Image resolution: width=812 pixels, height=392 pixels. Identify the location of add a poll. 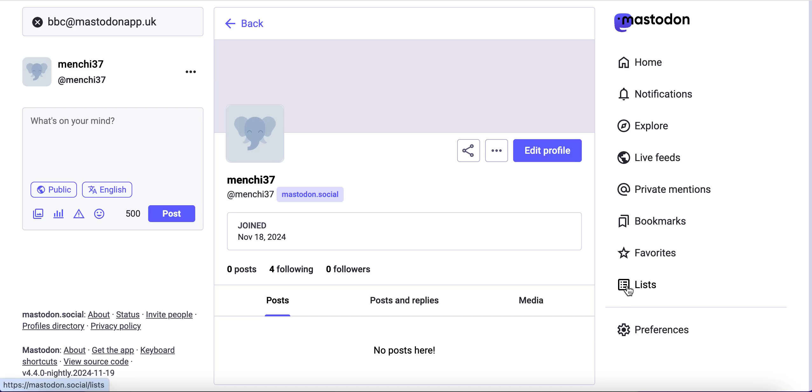
(58, 216).